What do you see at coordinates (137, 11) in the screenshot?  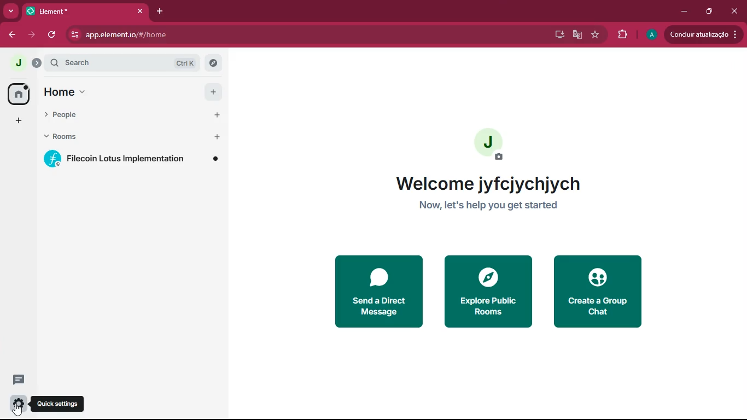 I see `close` at bounding box center [137, 11].